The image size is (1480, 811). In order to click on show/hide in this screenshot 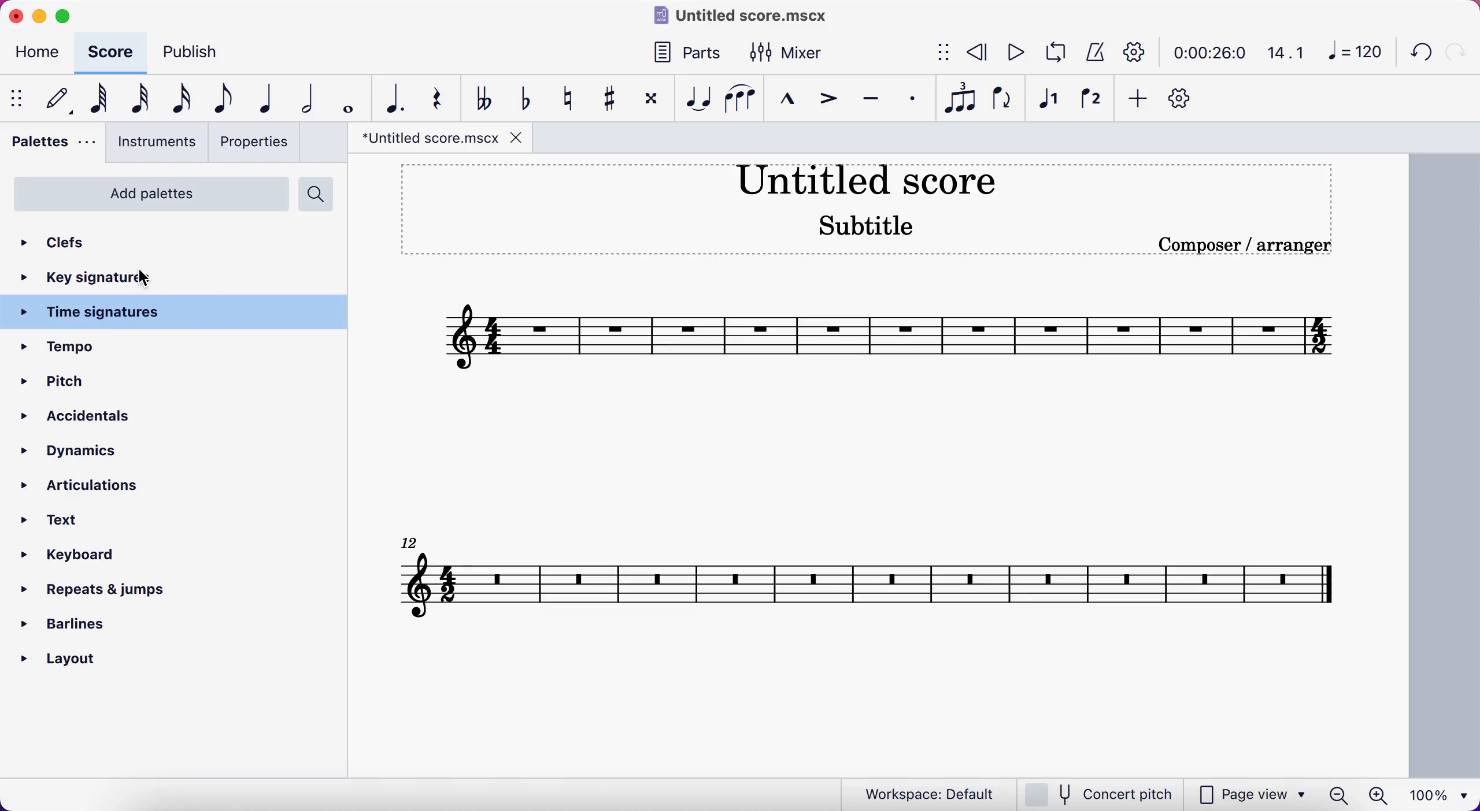, I will do `click(18, 98)`.